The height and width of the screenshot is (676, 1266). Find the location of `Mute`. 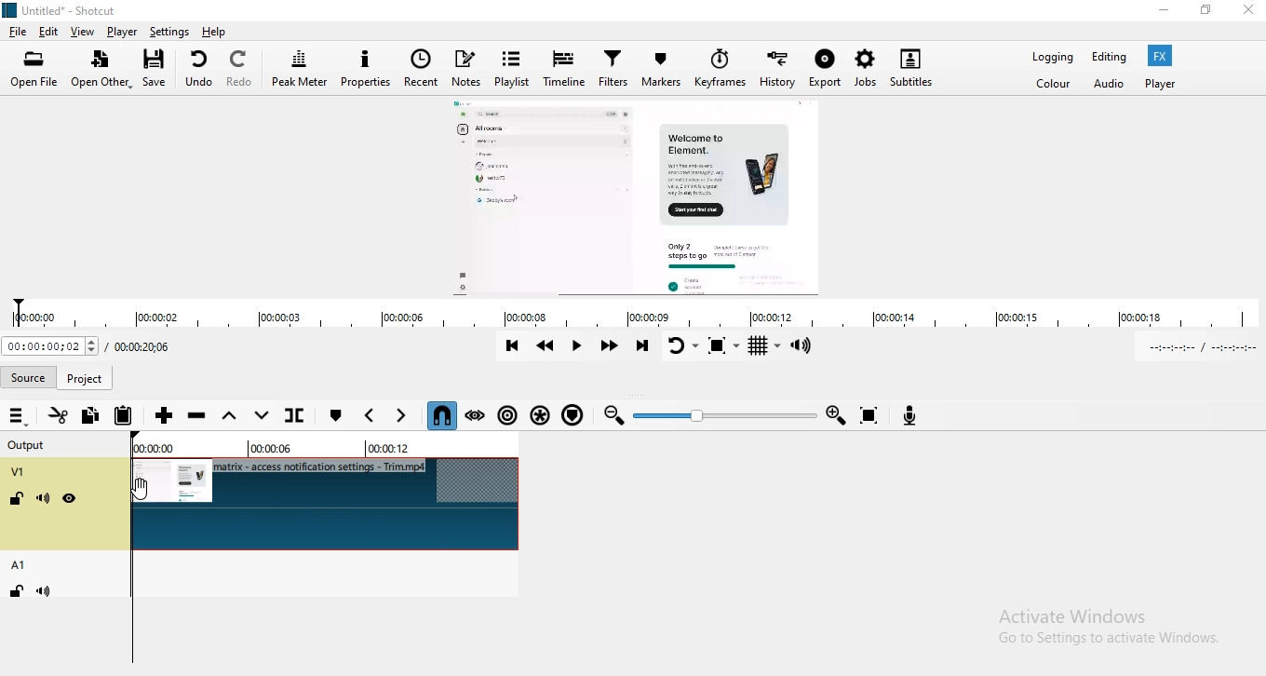

Mute is located at coordinates (43, 502).